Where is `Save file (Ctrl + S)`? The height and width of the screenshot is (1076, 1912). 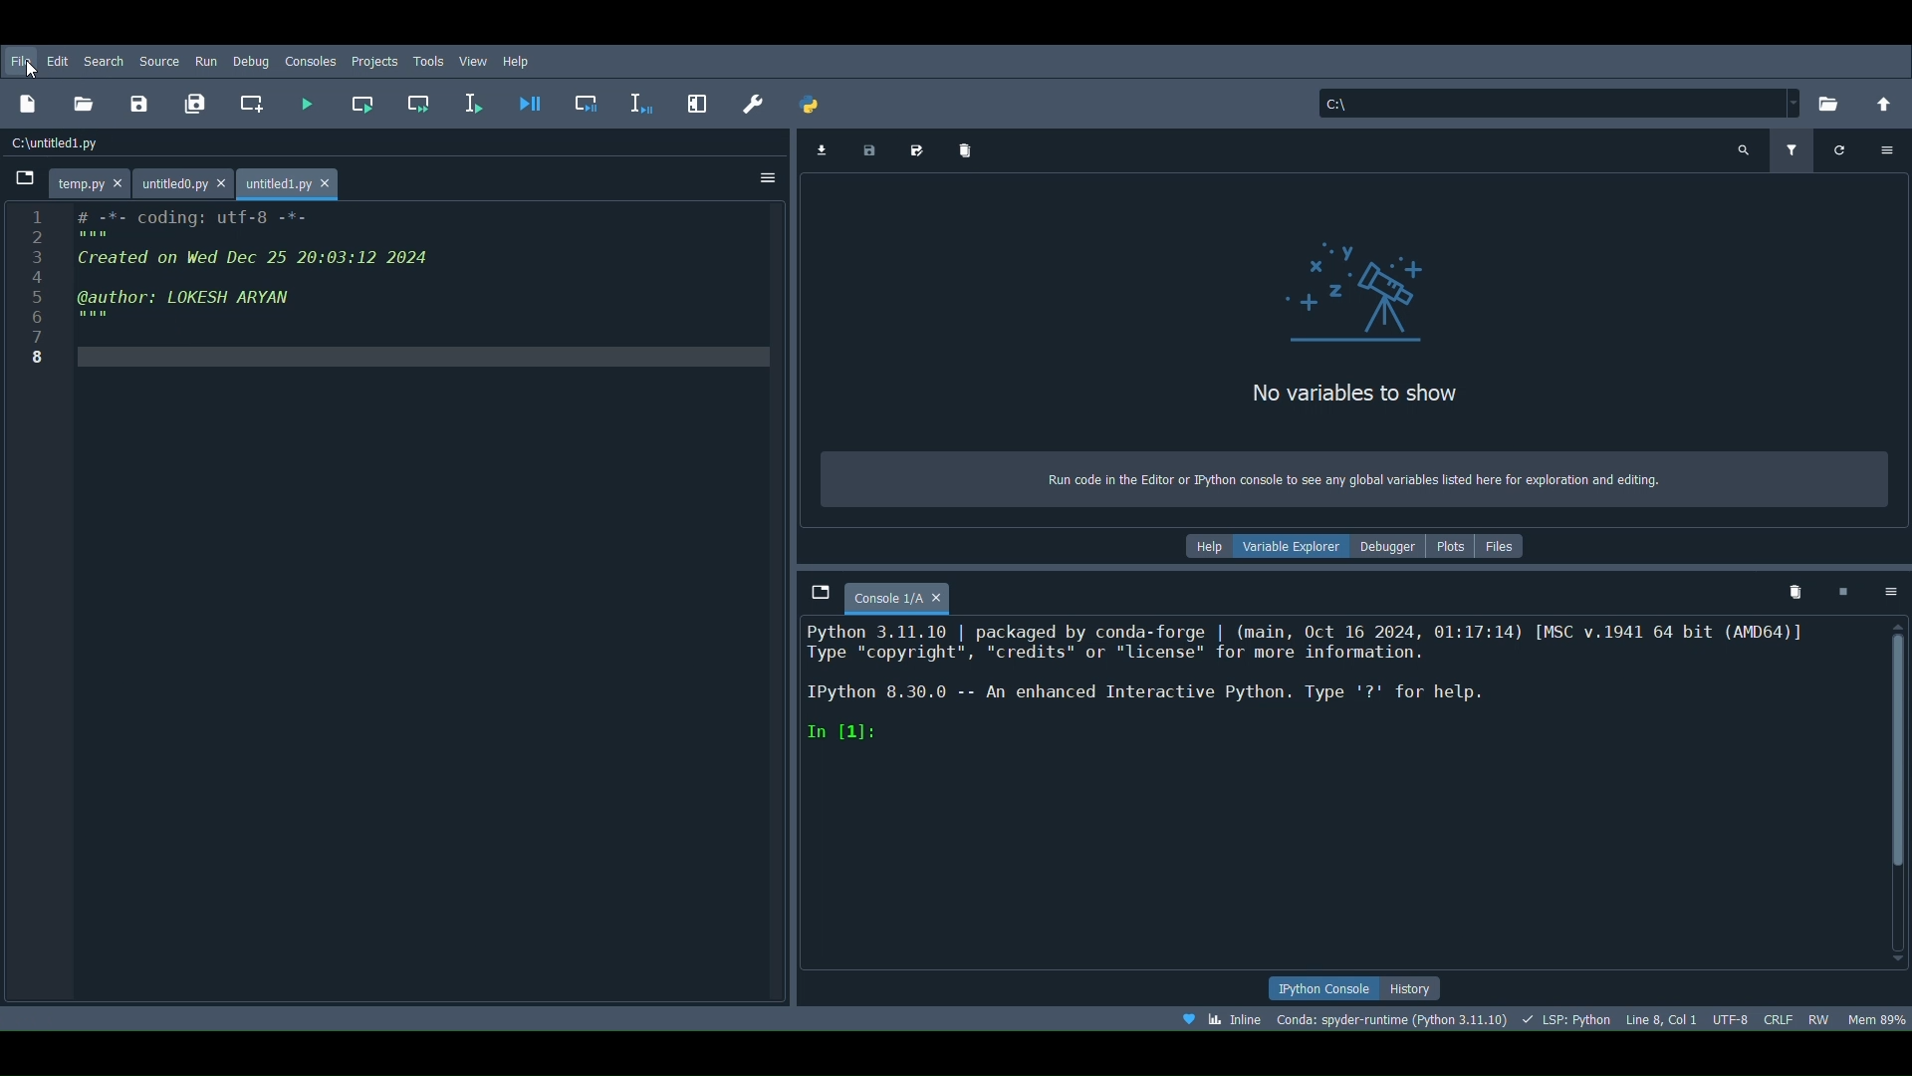 Save file (Ctrl + S) is located at coordinates (144, 103).